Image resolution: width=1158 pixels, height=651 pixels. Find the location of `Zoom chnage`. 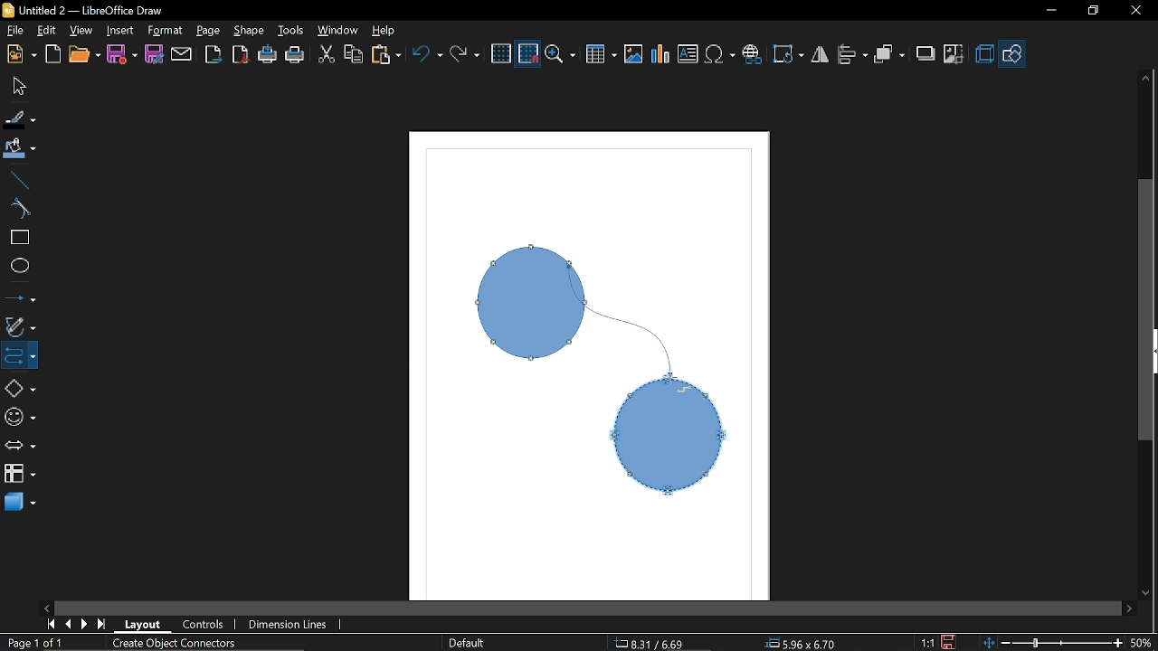

Zoom chnage is located at coordinates (1052, 643).